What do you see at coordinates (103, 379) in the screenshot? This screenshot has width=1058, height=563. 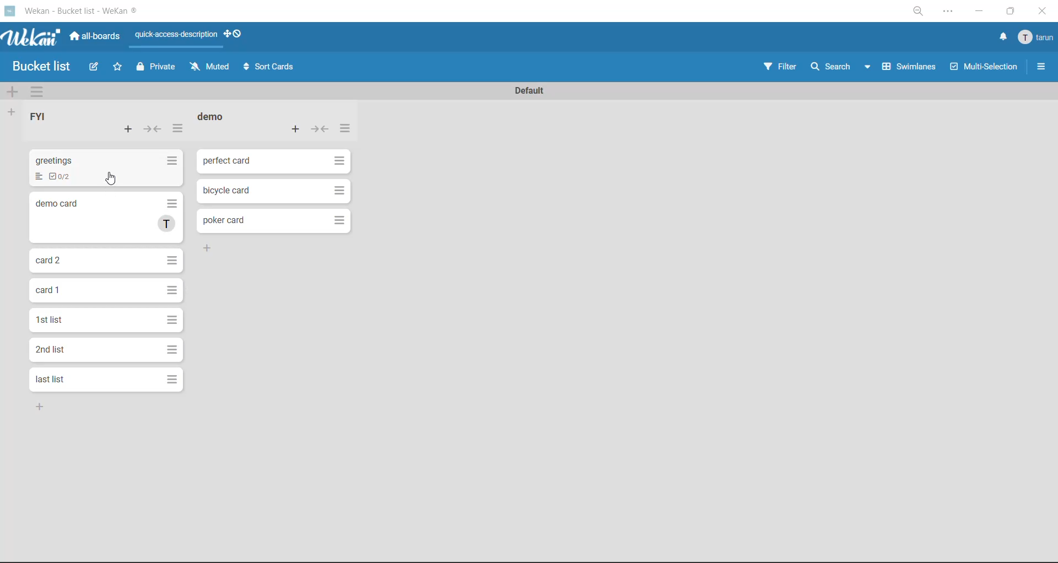 I see `card 7` at bounding box center [103, 379].